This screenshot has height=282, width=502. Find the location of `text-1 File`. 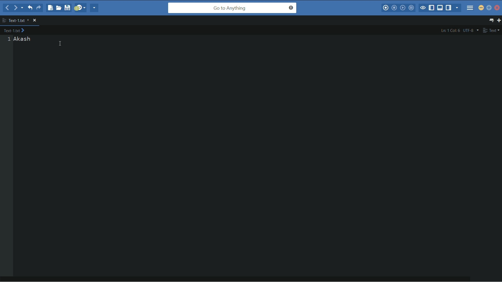

text-1 File is located at coordinates (14, 30).